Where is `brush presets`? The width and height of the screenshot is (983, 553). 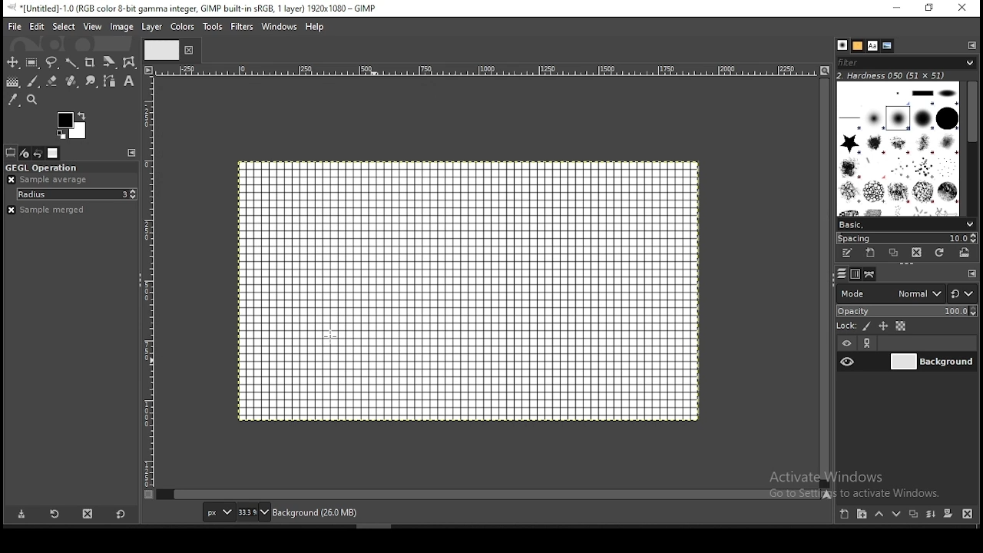 brush presets is located at coordinates (906, 225).